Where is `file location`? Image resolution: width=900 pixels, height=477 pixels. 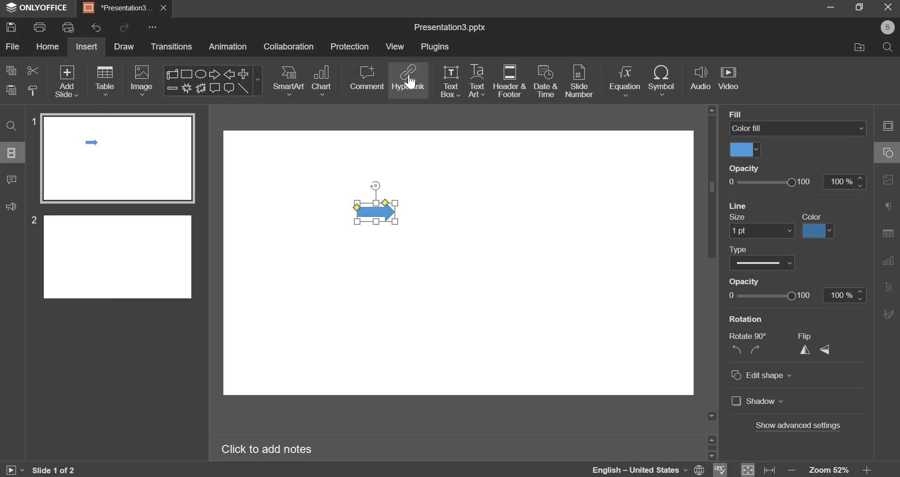 file location is located at coordinates (858, 48).